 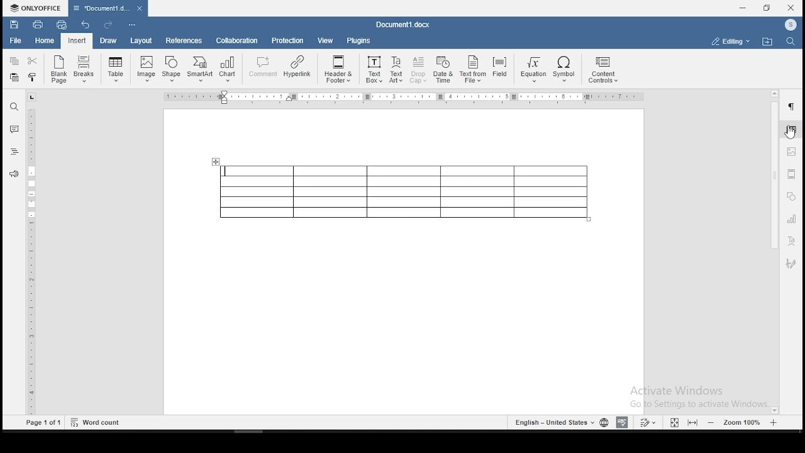 What do you see at coordinates (767, 42) in the screenshot?
I see `open file location` at bounding box center [767, 42].